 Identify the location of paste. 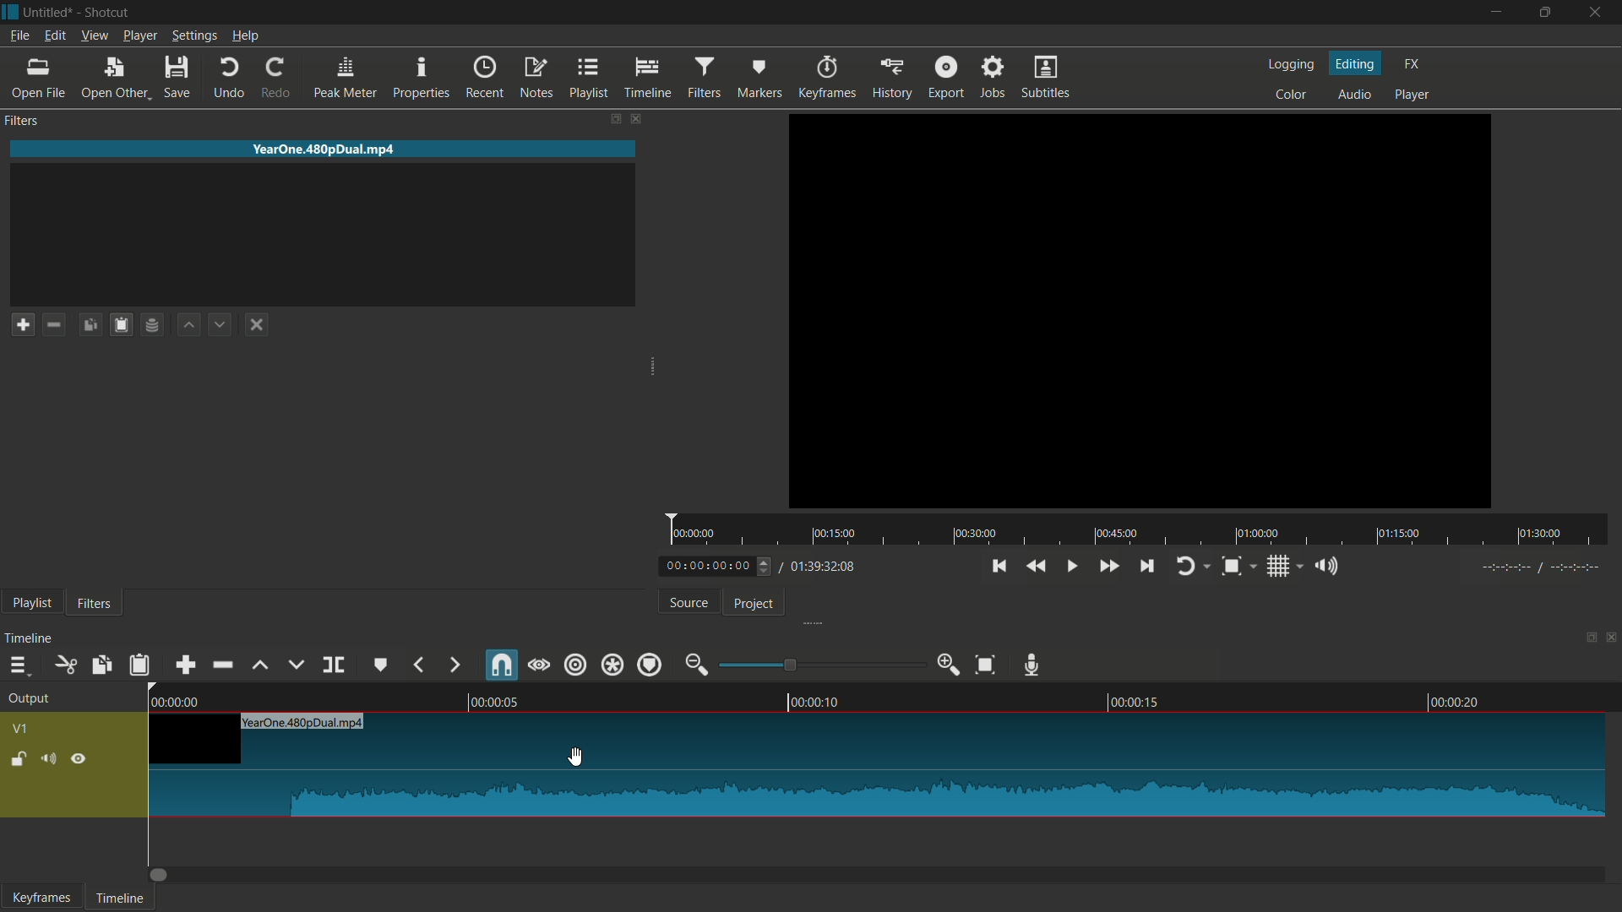
(139, 665).